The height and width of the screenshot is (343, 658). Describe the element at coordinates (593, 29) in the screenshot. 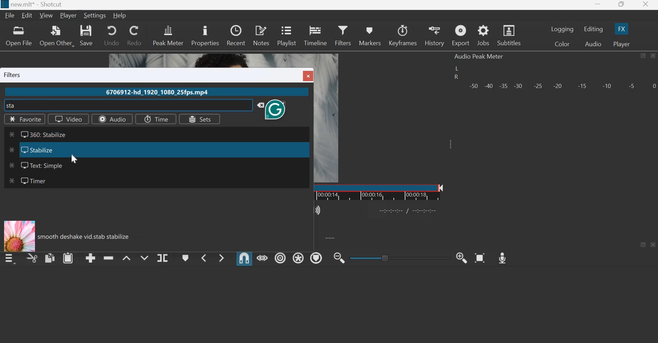

I see `Editing` at that location.